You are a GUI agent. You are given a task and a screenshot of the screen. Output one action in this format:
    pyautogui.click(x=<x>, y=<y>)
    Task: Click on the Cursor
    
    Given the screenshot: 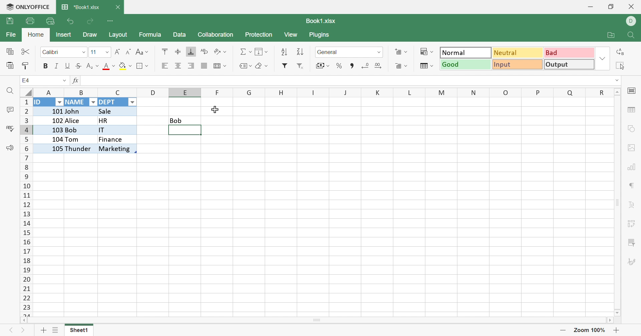 What is the action you would take?
    pyautogui.click(x=217, y=110)
    